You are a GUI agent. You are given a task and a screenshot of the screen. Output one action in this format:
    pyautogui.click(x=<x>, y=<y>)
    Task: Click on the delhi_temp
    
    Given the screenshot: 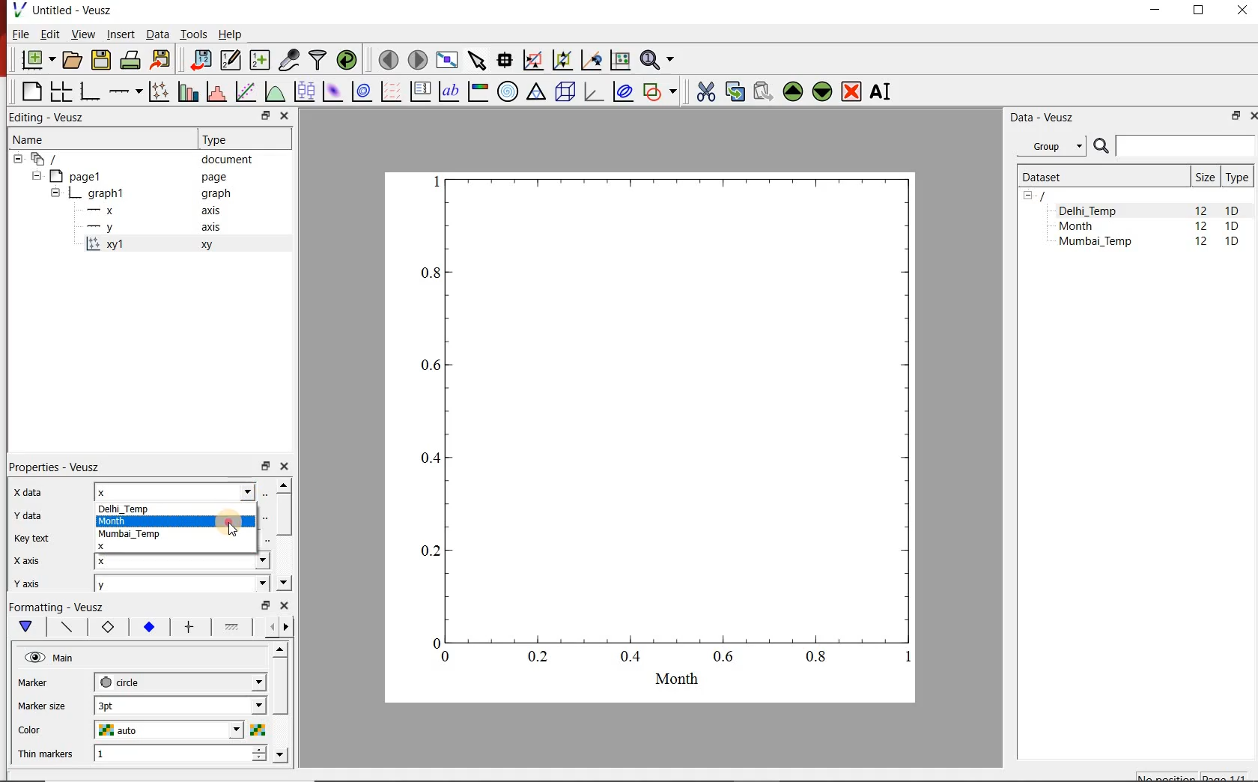 What is the action you would take?
    pyautogui.click(x=176, y=509)
    